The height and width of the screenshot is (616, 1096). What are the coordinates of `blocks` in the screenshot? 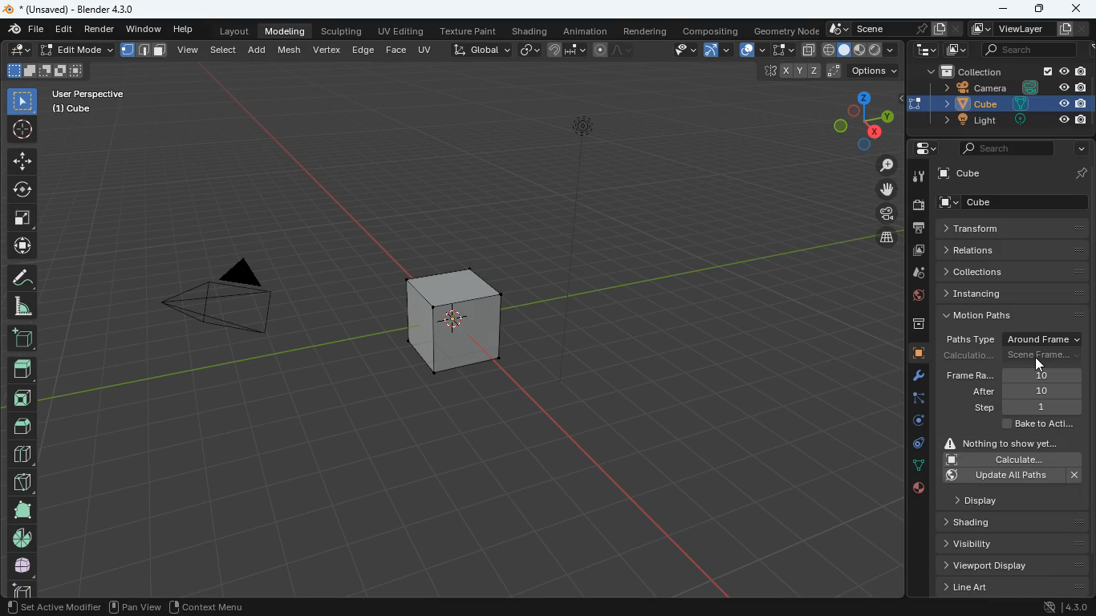 It's located at (21, 456).